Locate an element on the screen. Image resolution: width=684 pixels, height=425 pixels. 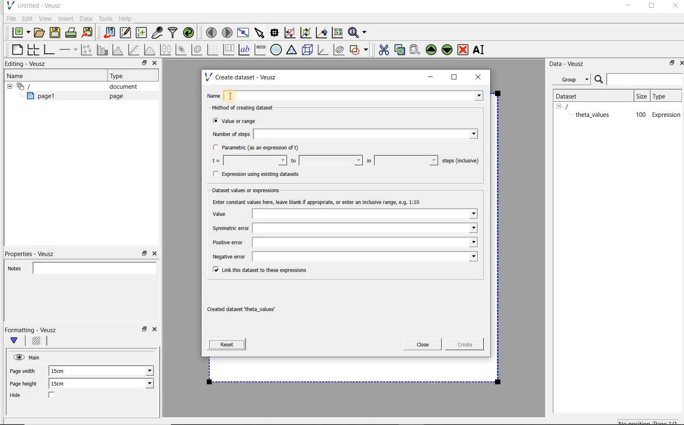
100 is located at coordinates (640, 115).